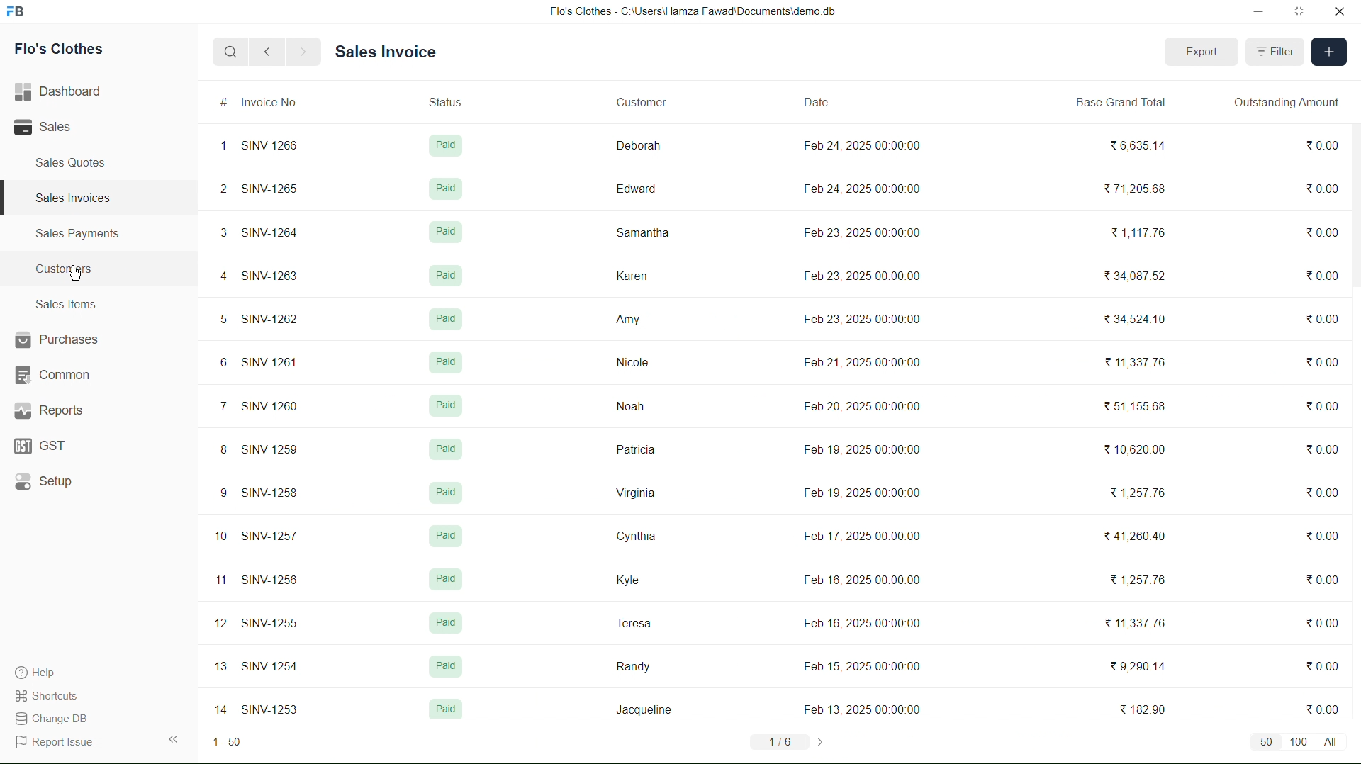  Describe the element at coordinates (55, 51) in the screenshot. I see `Flo's Clothes` at that location.